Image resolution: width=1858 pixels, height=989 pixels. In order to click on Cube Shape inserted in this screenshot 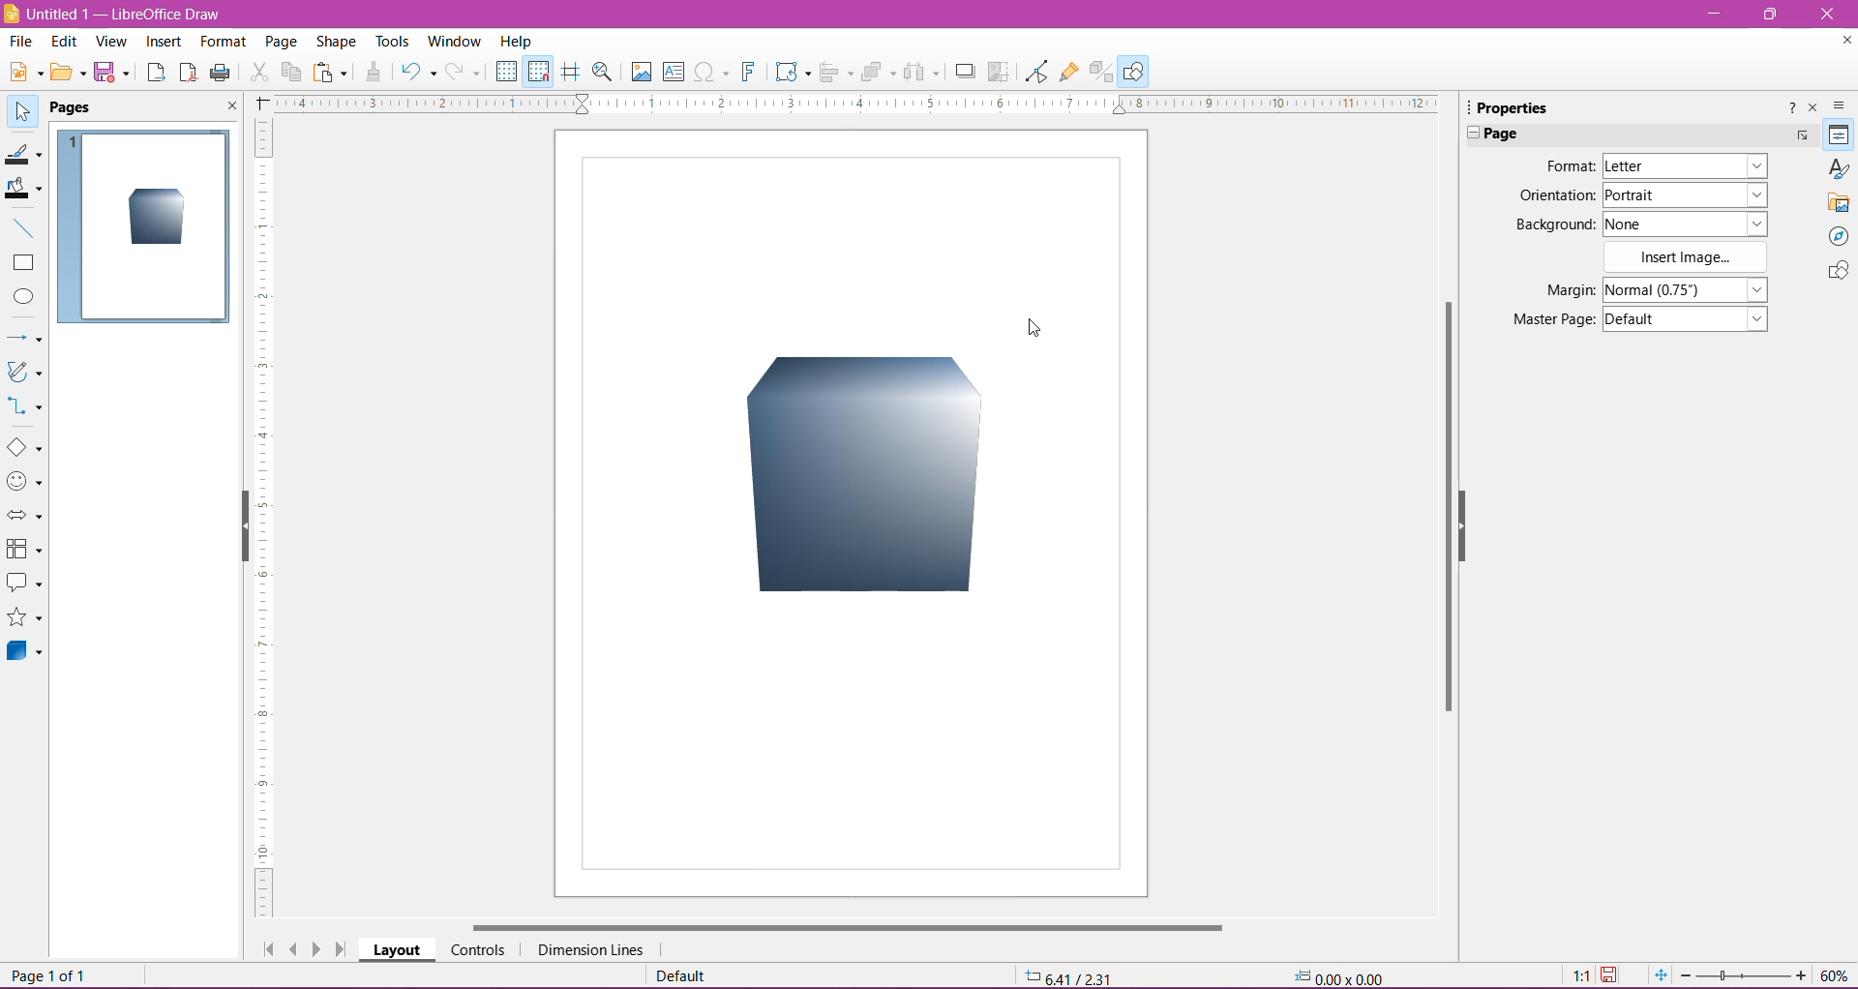, I will do `click(157, 219)`.